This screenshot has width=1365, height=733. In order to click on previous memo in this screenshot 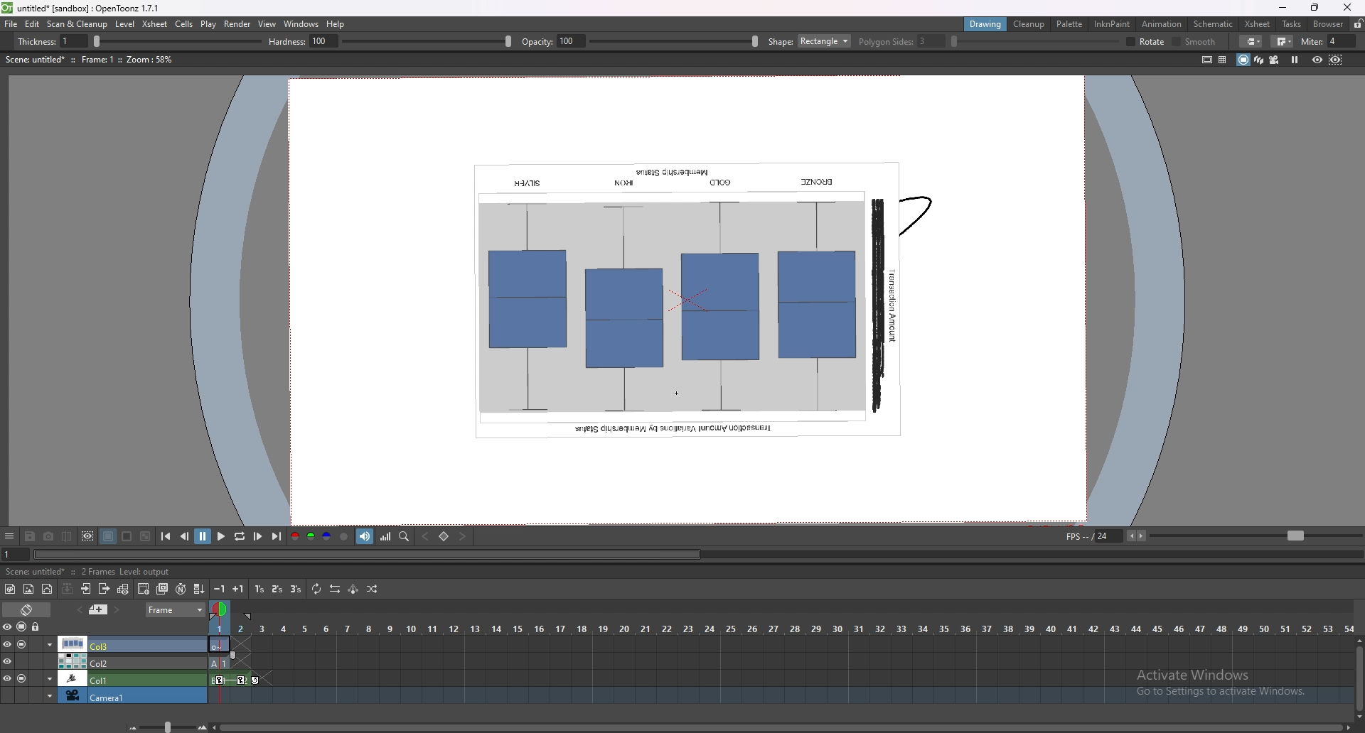, I will do `click(77, 609)`.